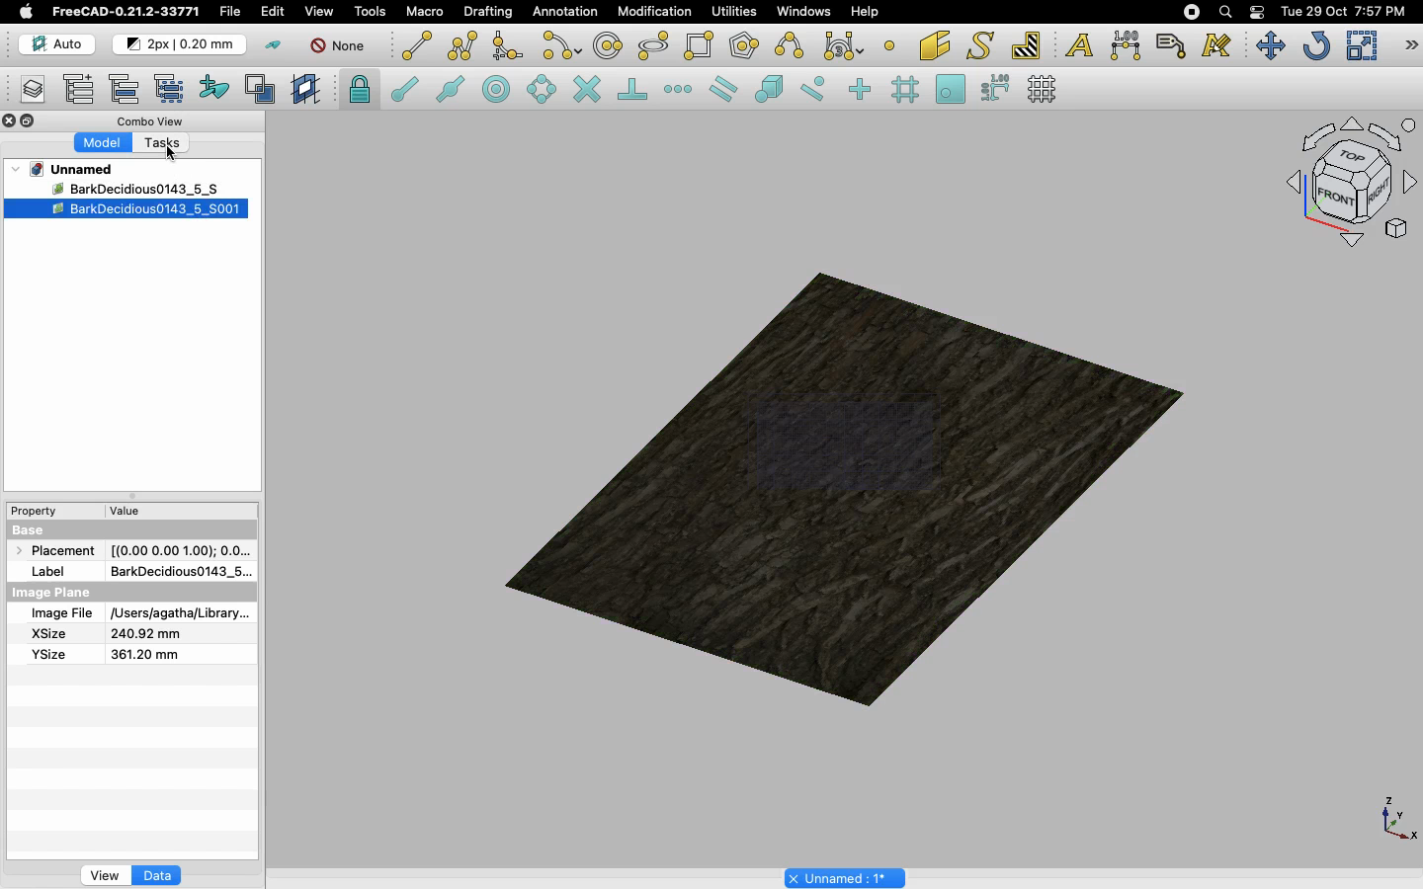 The height and width of the screenshot is (889, 1423). Describe the element at coordinates (907, 90) in the screenshot. I see `Snap grid` at that location.